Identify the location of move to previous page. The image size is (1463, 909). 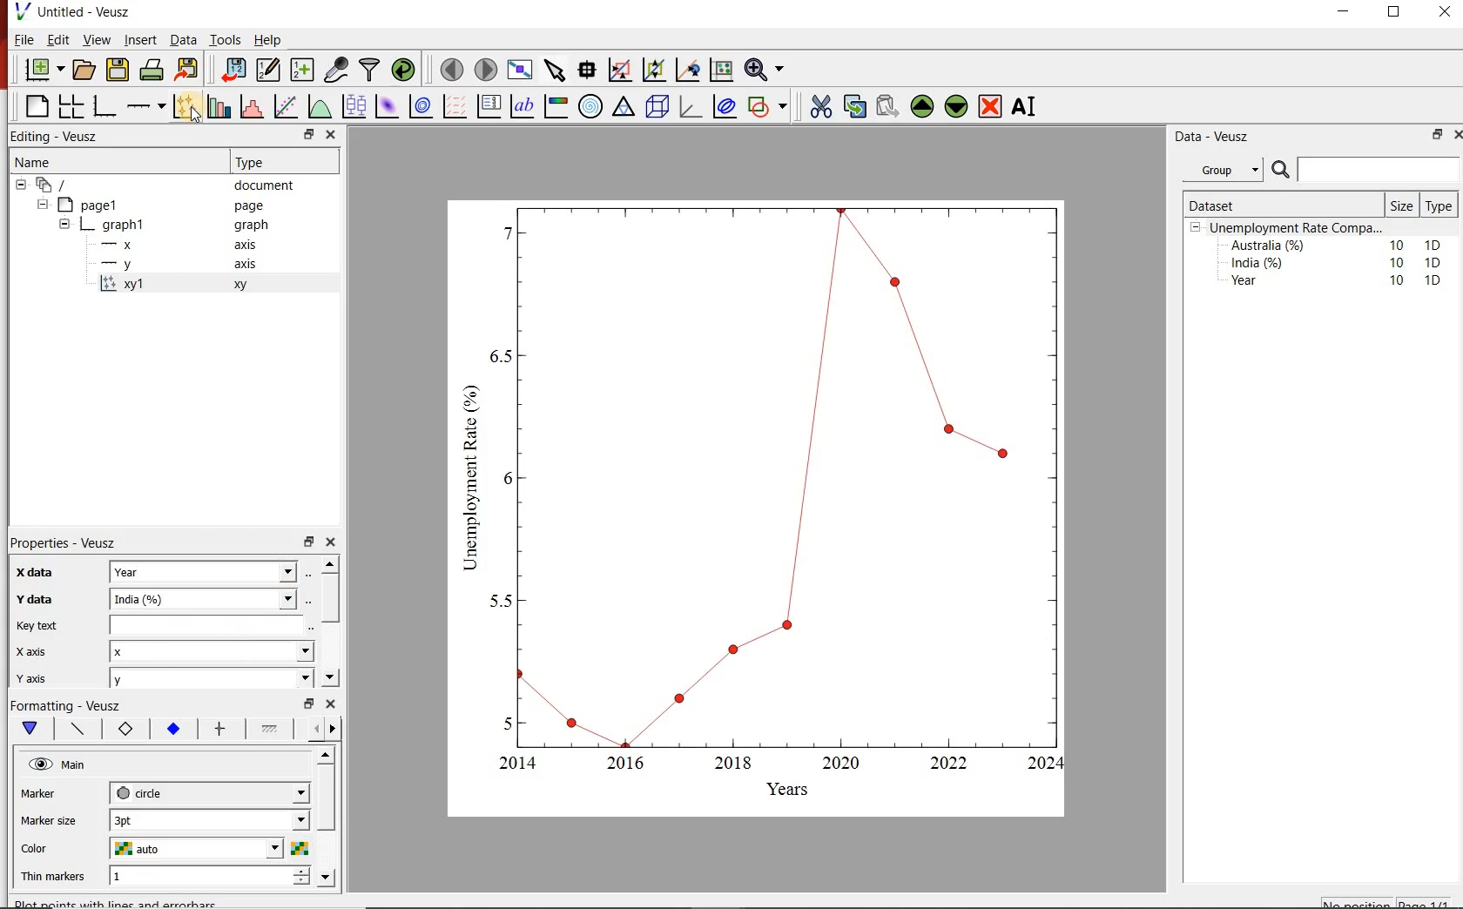
(453, 68).